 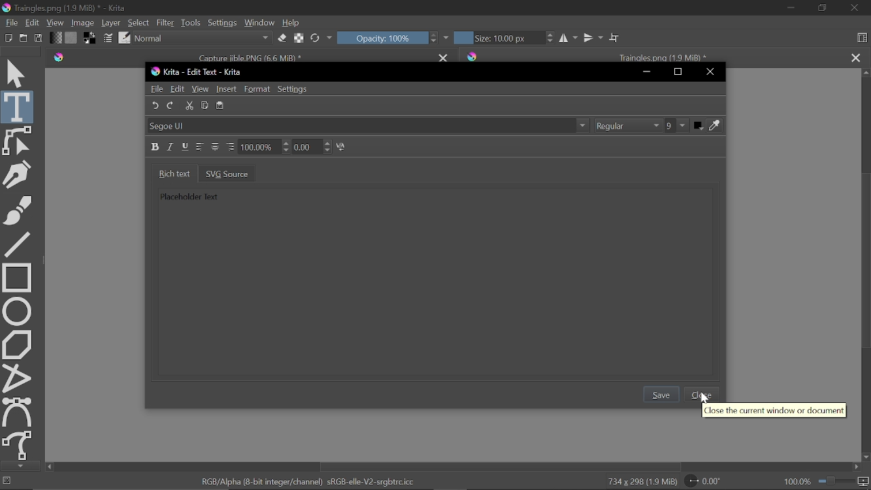 What do you see at coordinates (593, 38) in the screenshot?
I see `vertical mirror tool` at bounding box center [593, 38].